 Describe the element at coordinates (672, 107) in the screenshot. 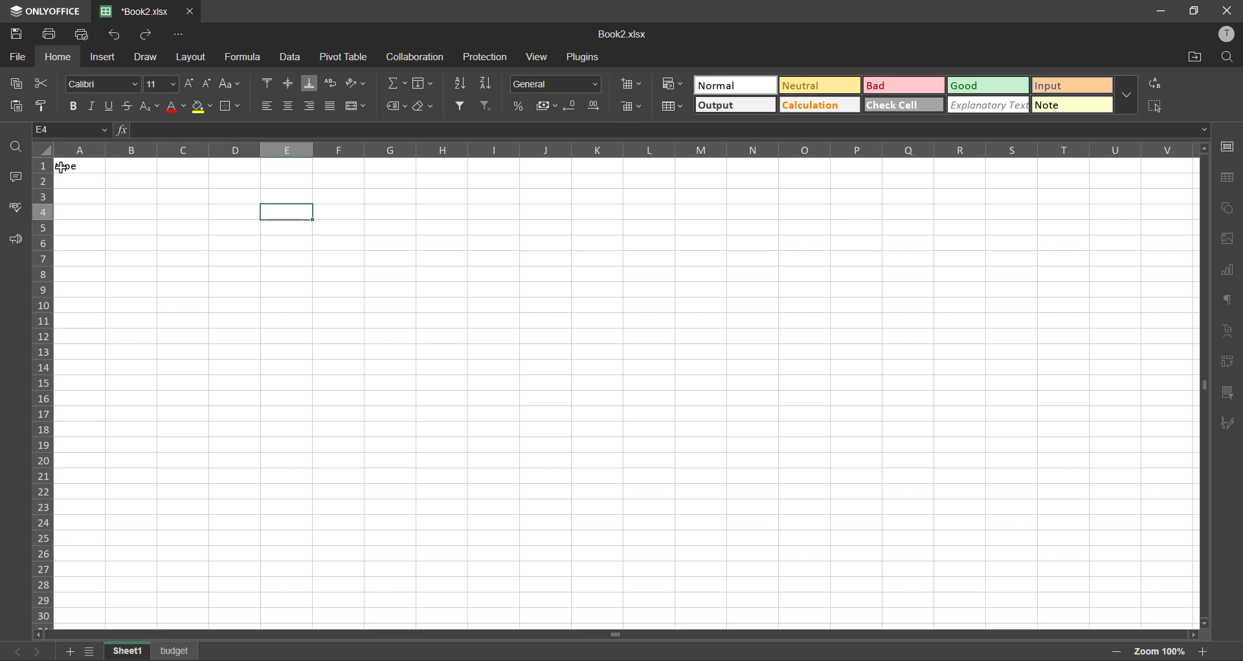

I see `format as table` at that location.